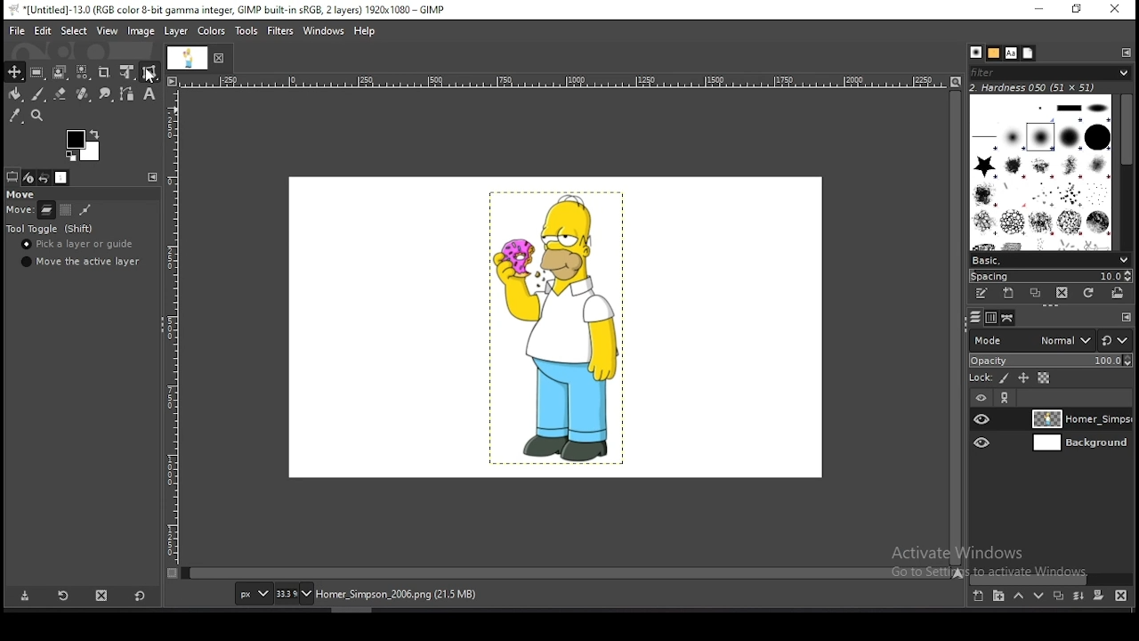 The width and height of the screenshot is (1139, 641). Describe the element at coordinates (1039, 597) in the screenshot. I see `move layer one step down` at that location.